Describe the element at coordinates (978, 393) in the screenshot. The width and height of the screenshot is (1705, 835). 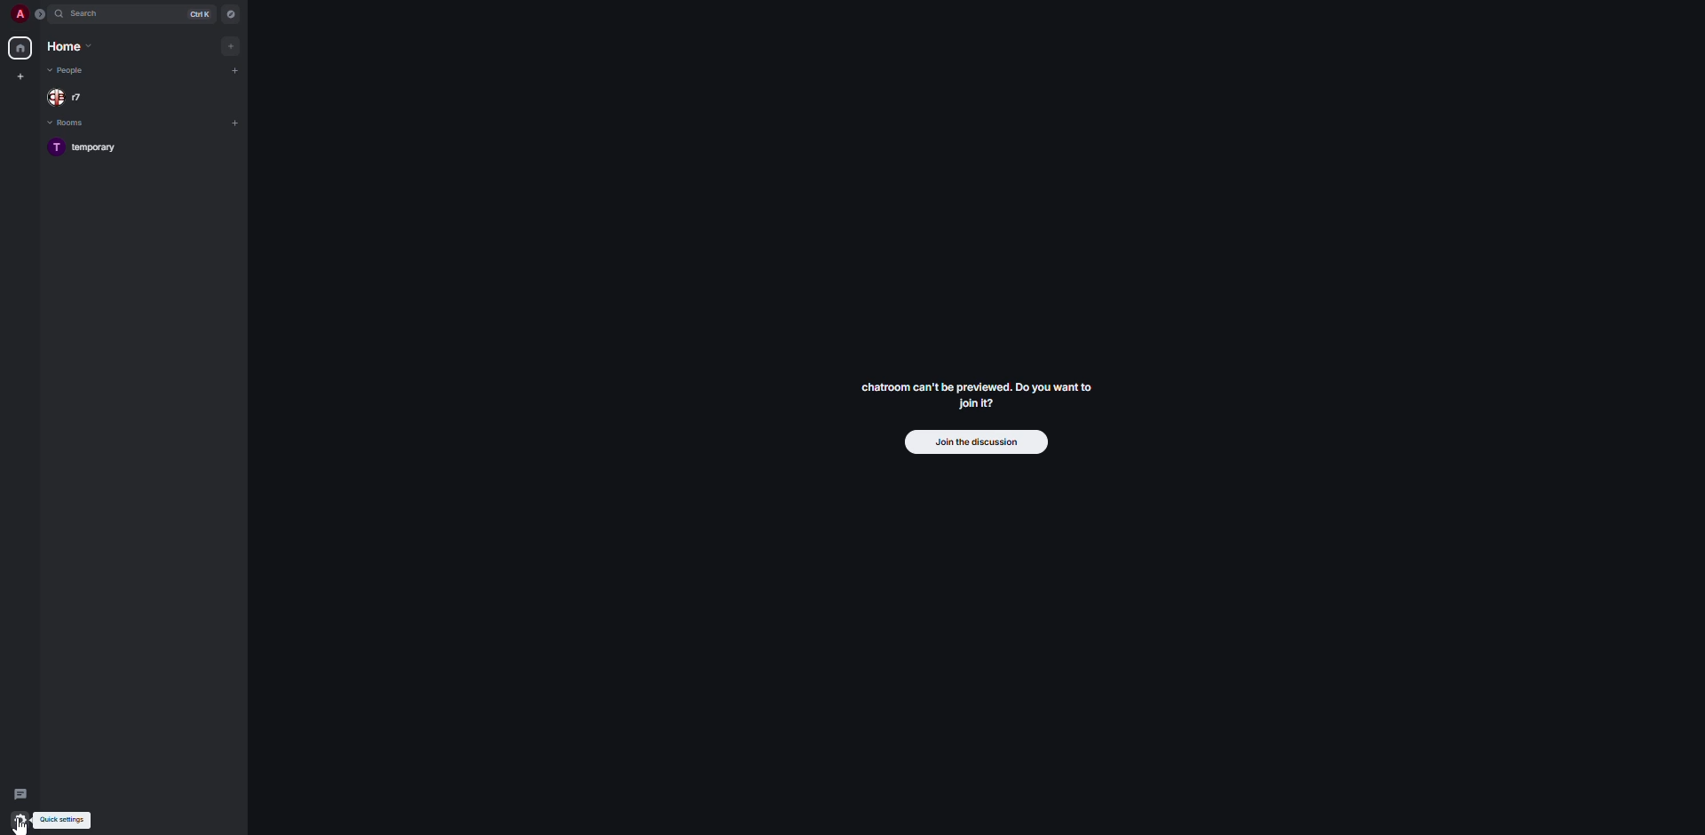
I see `join chatroom` at that location.